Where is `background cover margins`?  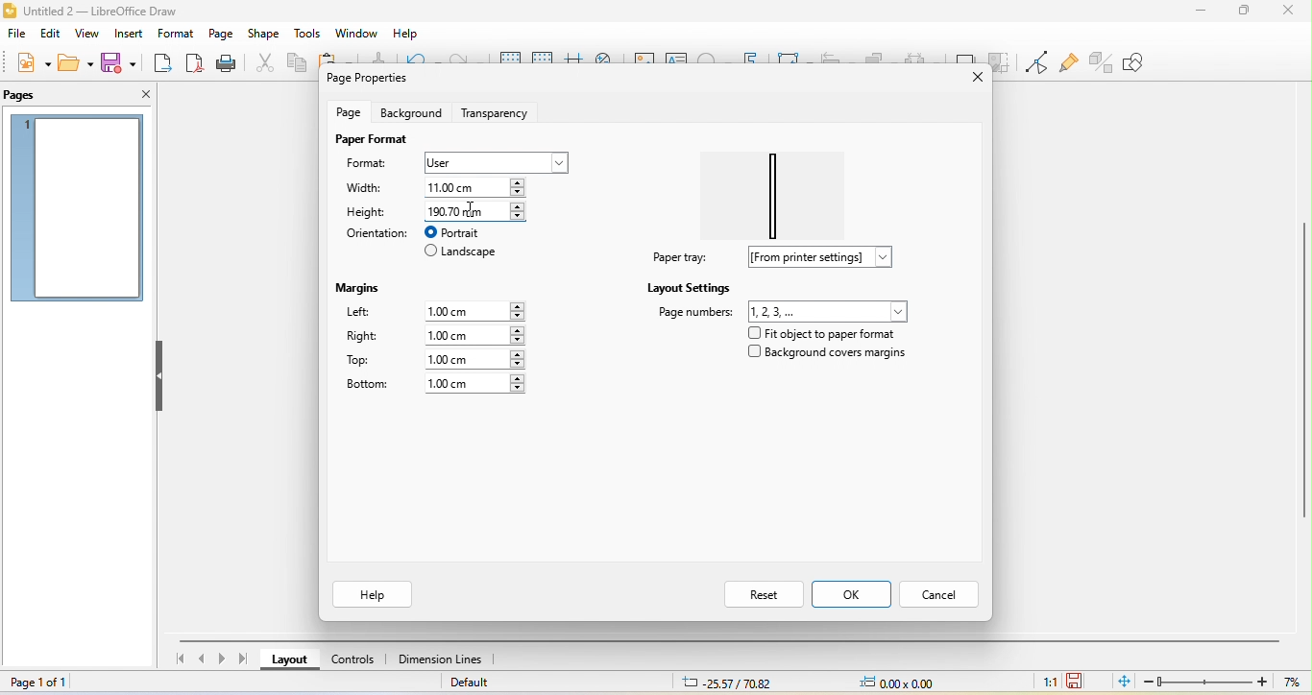 background cover margins is located at coordinates (828, 356).